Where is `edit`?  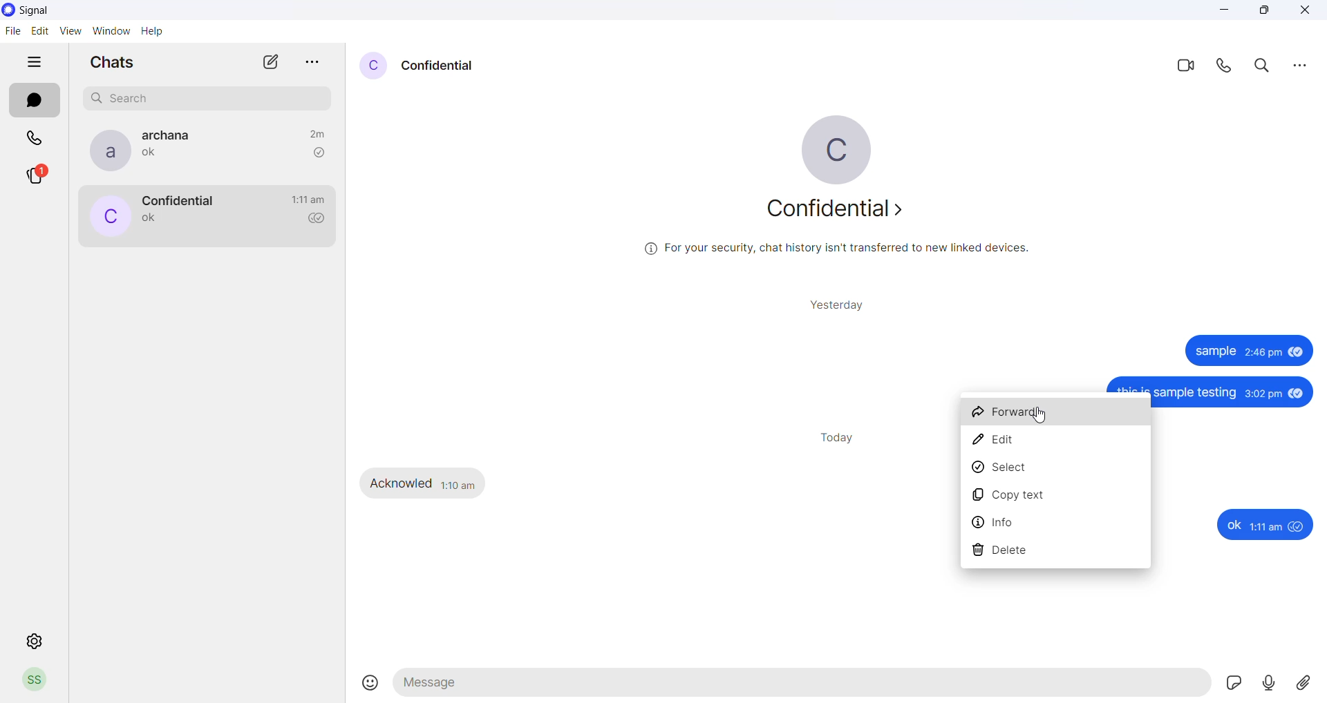
edit is located at coordinates (41, 30).